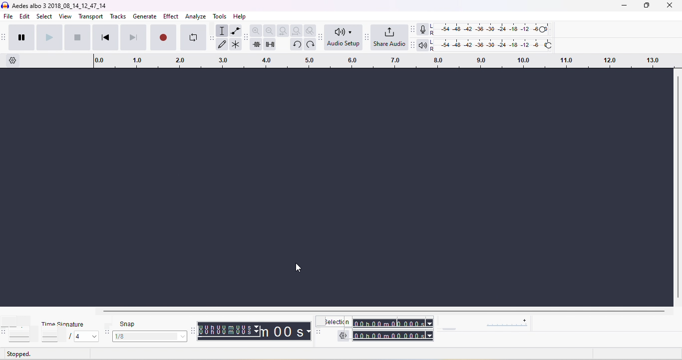 This screenshot has width=682, height=360. What do you see at coordinates (258, 46) in the screenshot?
I see `trim outside slection` at bounding box center [258, 46].